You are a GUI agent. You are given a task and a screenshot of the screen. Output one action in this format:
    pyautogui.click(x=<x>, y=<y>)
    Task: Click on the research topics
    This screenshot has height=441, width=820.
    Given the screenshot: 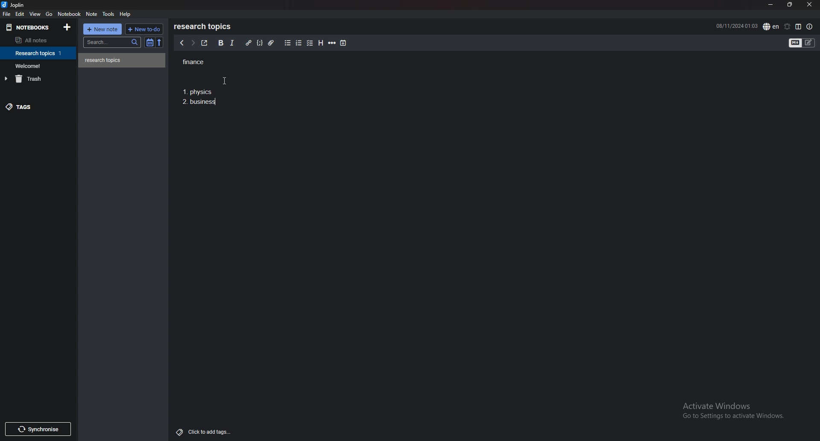 What is the action you would take?
    pyautogui.click(x=204, y=26)
    